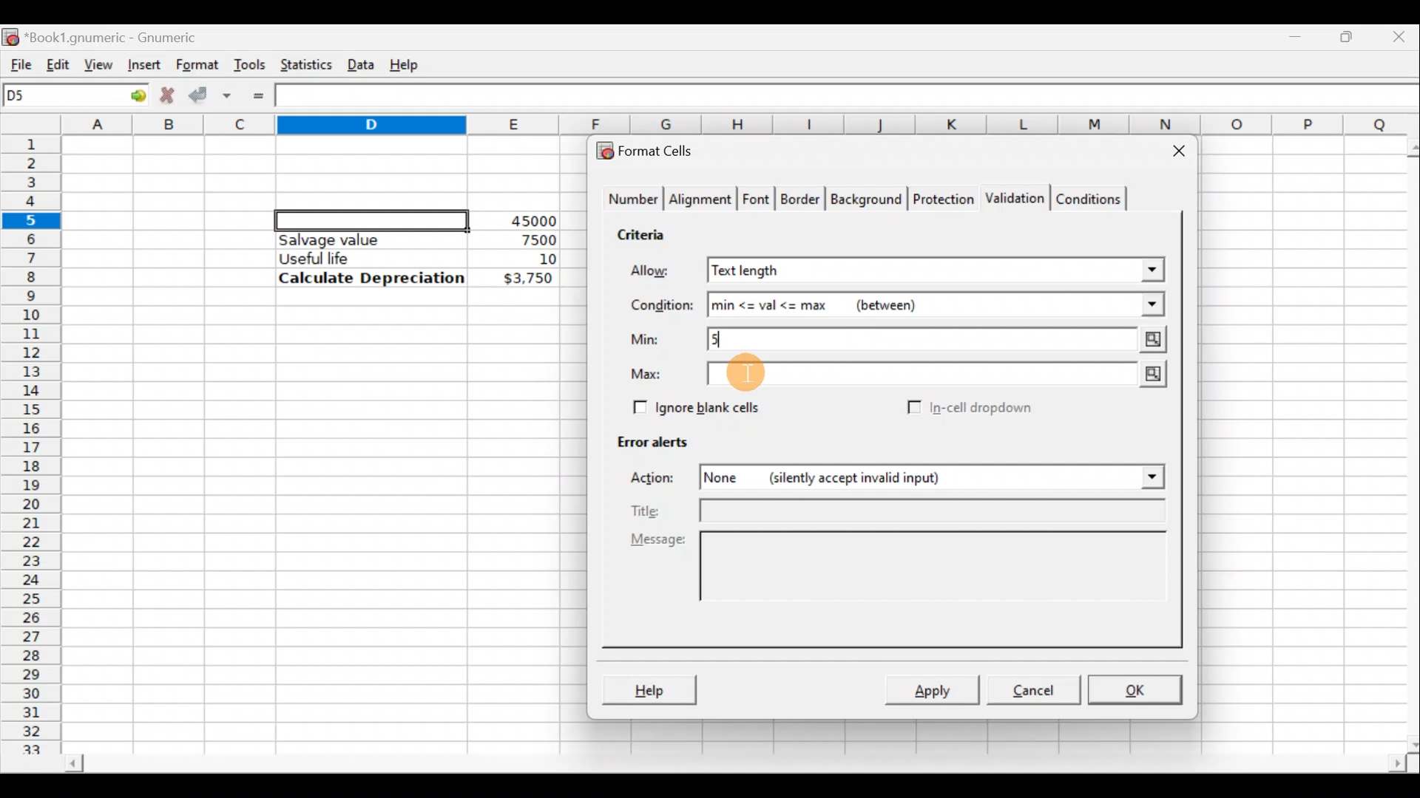  I want to click on Cell name D5, so click(58, 97).